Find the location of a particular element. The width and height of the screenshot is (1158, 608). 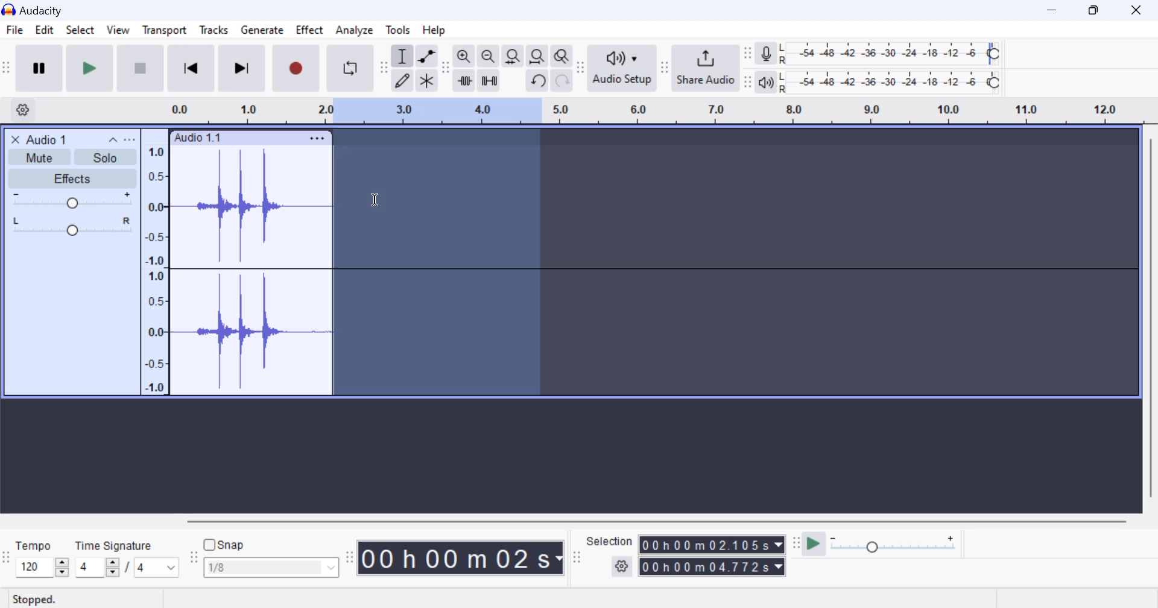

multi tool is located at coordinates (427, 81).